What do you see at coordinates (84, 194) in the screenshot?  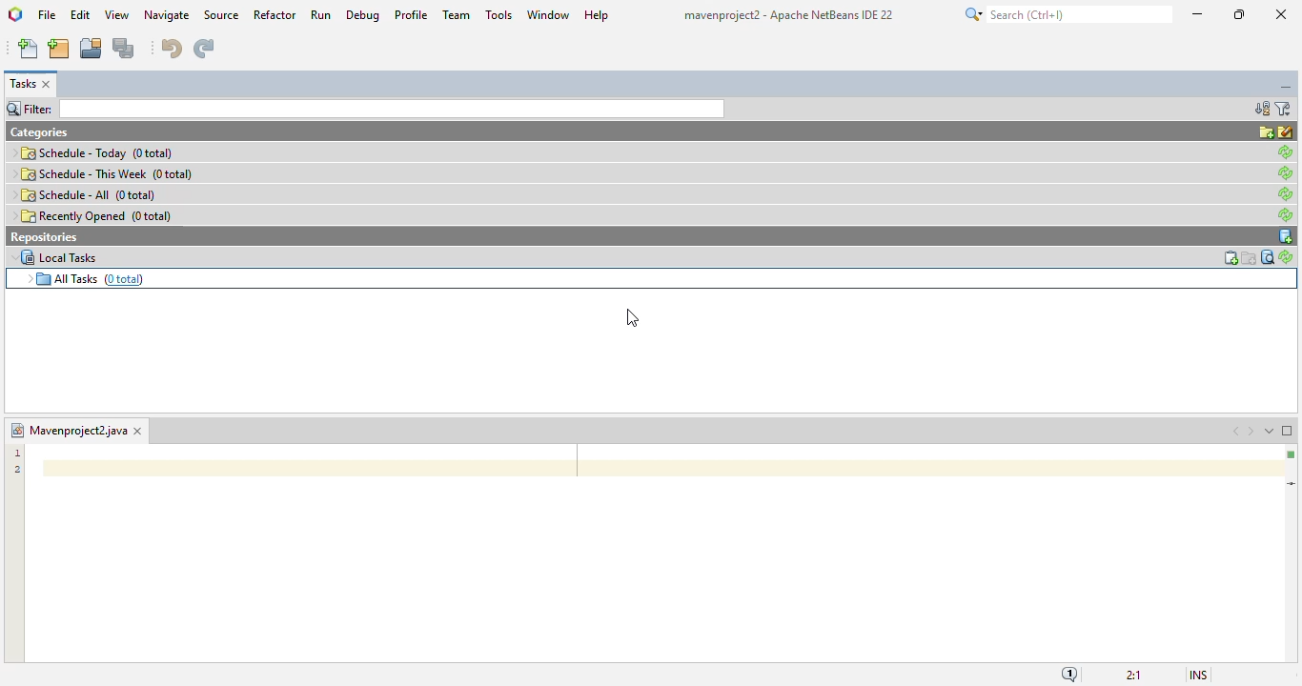 I see `schedule - all (0 total)` at bounding box center [84, 194].